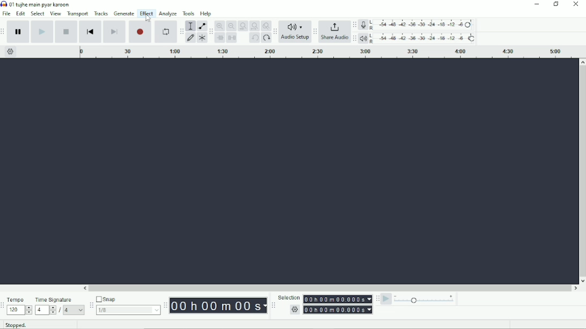  Describe the element at coordinates (210, 32) in the screenshot. I see `Audacity edit toolbar` at that location.